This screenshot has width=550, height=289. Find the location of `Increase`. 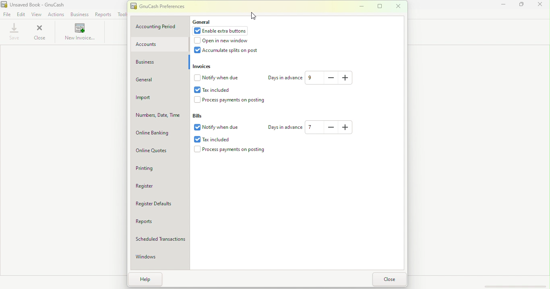

Increase is located at coordinates (346, 78).